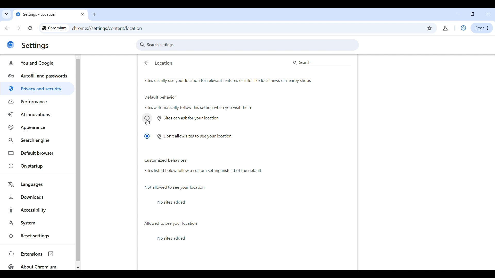  I want to click on sites can ask for your location, so click(181, 118).